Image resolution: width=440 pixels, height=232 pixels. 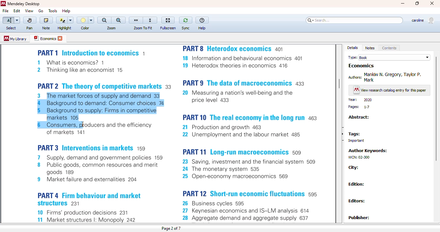 What do you see at coordinates (143, 28) in the screenshot?
I see `zoom to fit` at bounding box center [143, 28].